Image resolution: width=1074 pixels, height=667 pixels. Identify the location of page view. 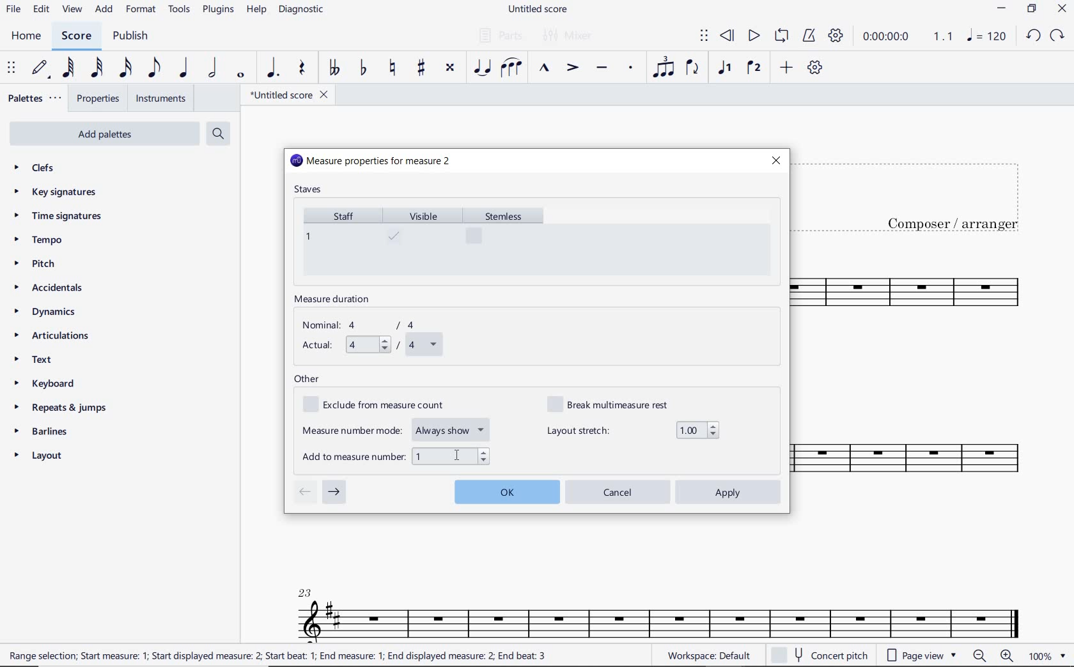
(919, 655).